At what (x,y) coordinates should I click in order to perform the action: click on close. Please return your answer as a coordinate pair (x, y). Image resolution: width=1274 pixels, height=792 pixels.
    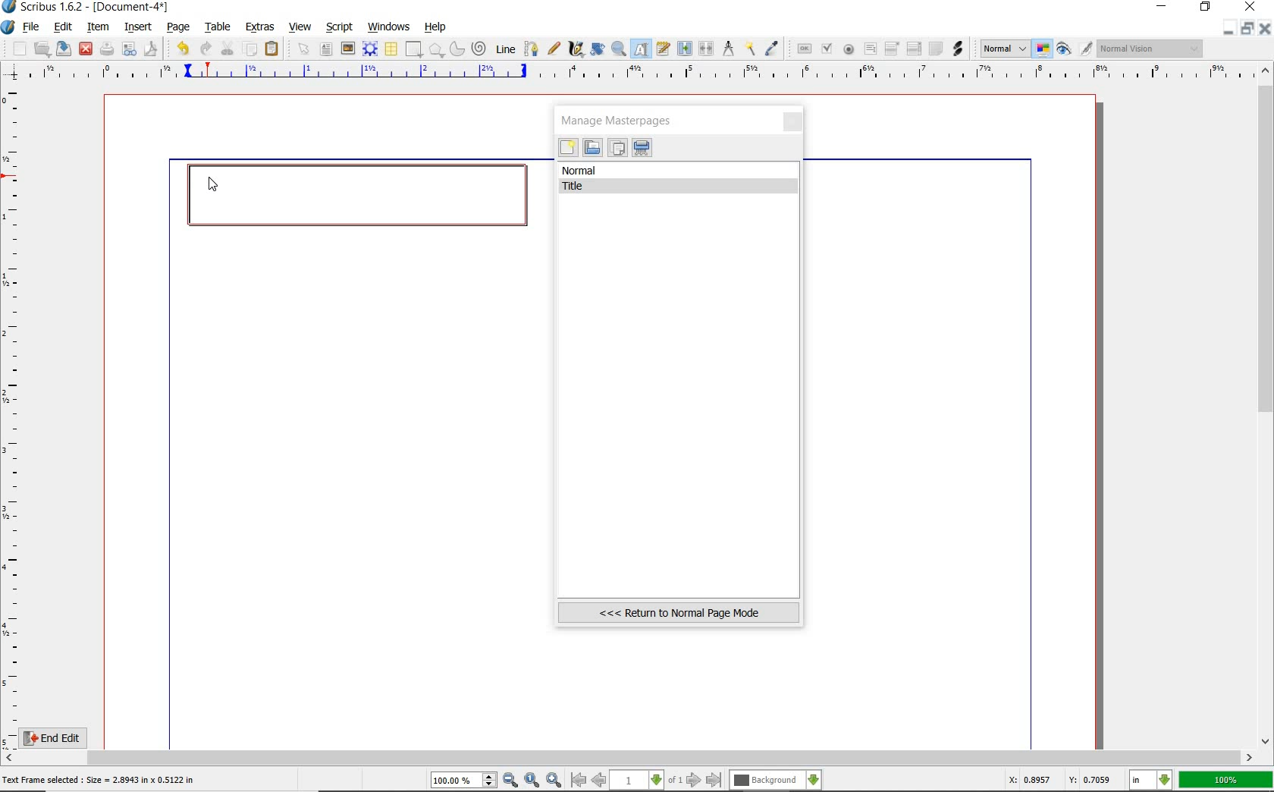
    Looking at the image, I should click on (1266, 28).